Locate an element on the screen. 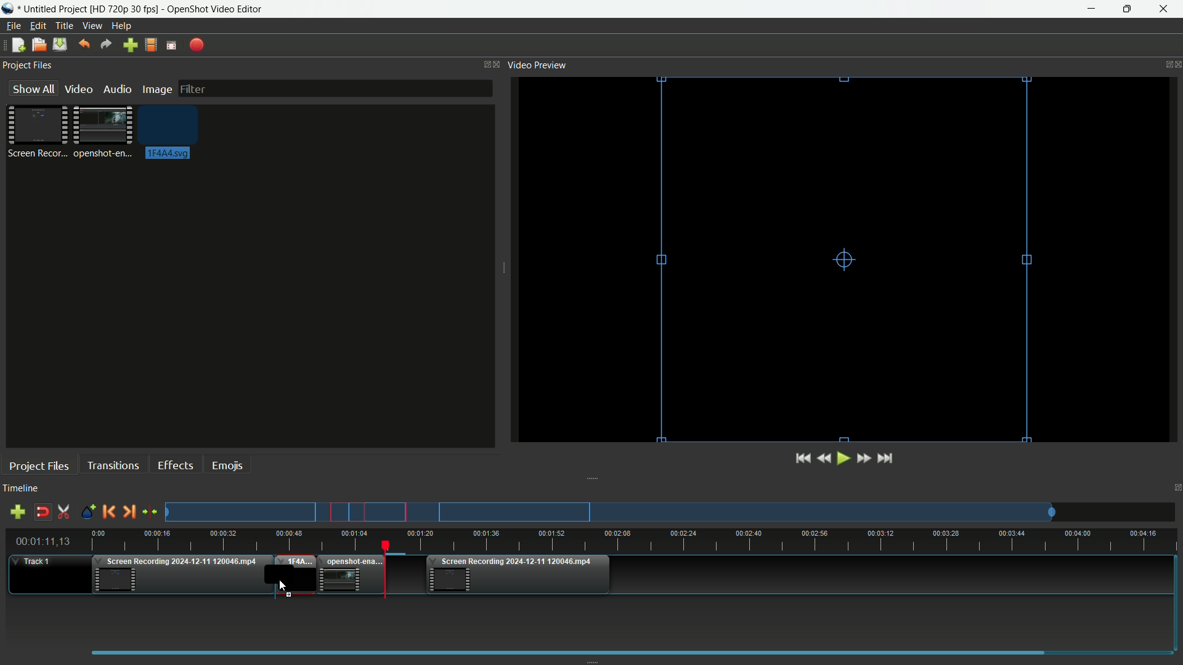 The image size is (1183, 665). View menu is located at coordinates (91, 26).